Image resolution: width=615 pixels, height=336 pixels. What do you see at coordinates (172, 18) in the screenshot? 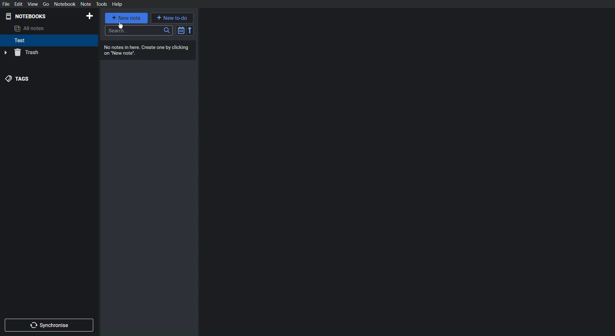
I see `New to-do` at bounding box center [172, 18].